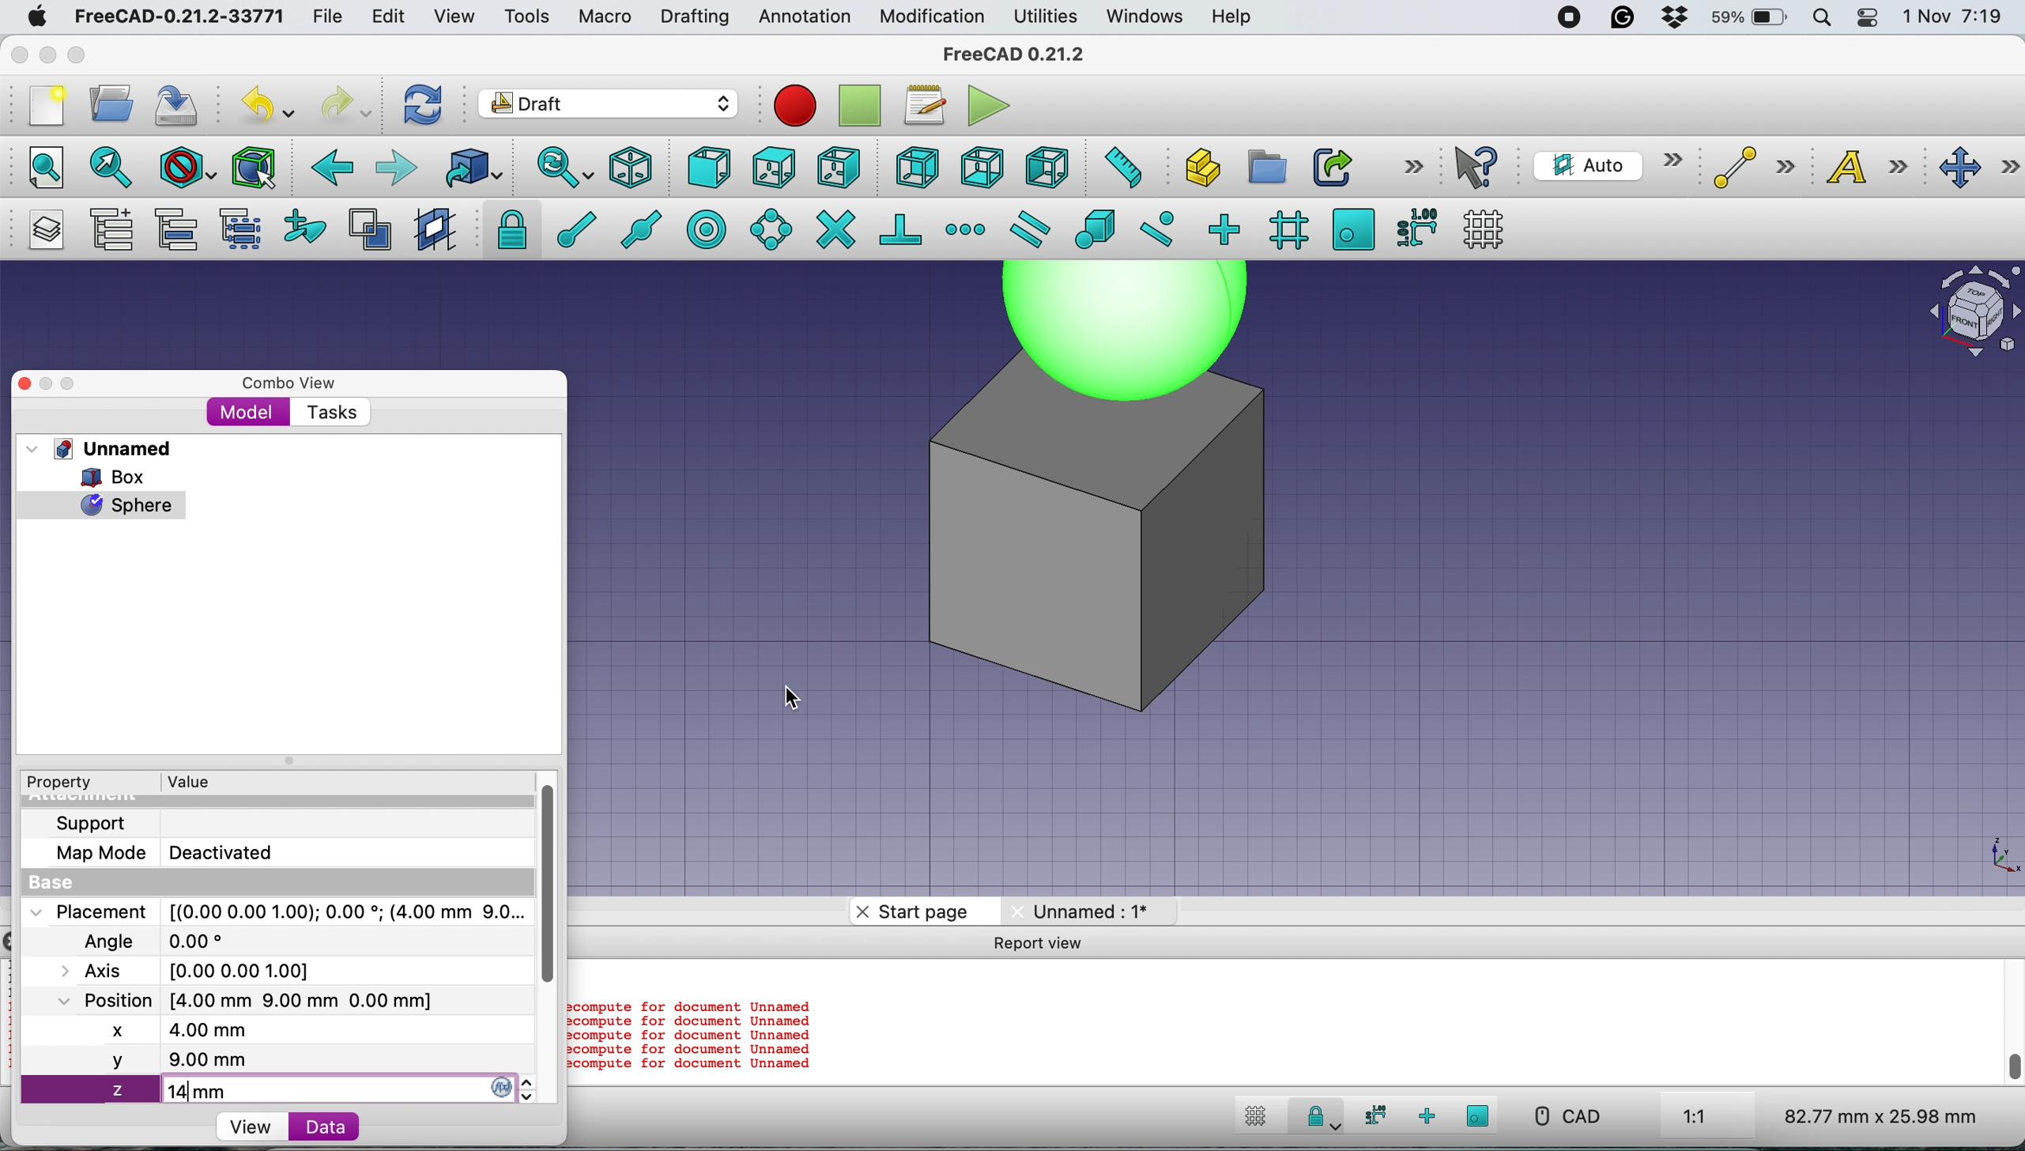  Describe the element at coordinates (473, 168) in the screenshot. I see `go to linked object` at that location.